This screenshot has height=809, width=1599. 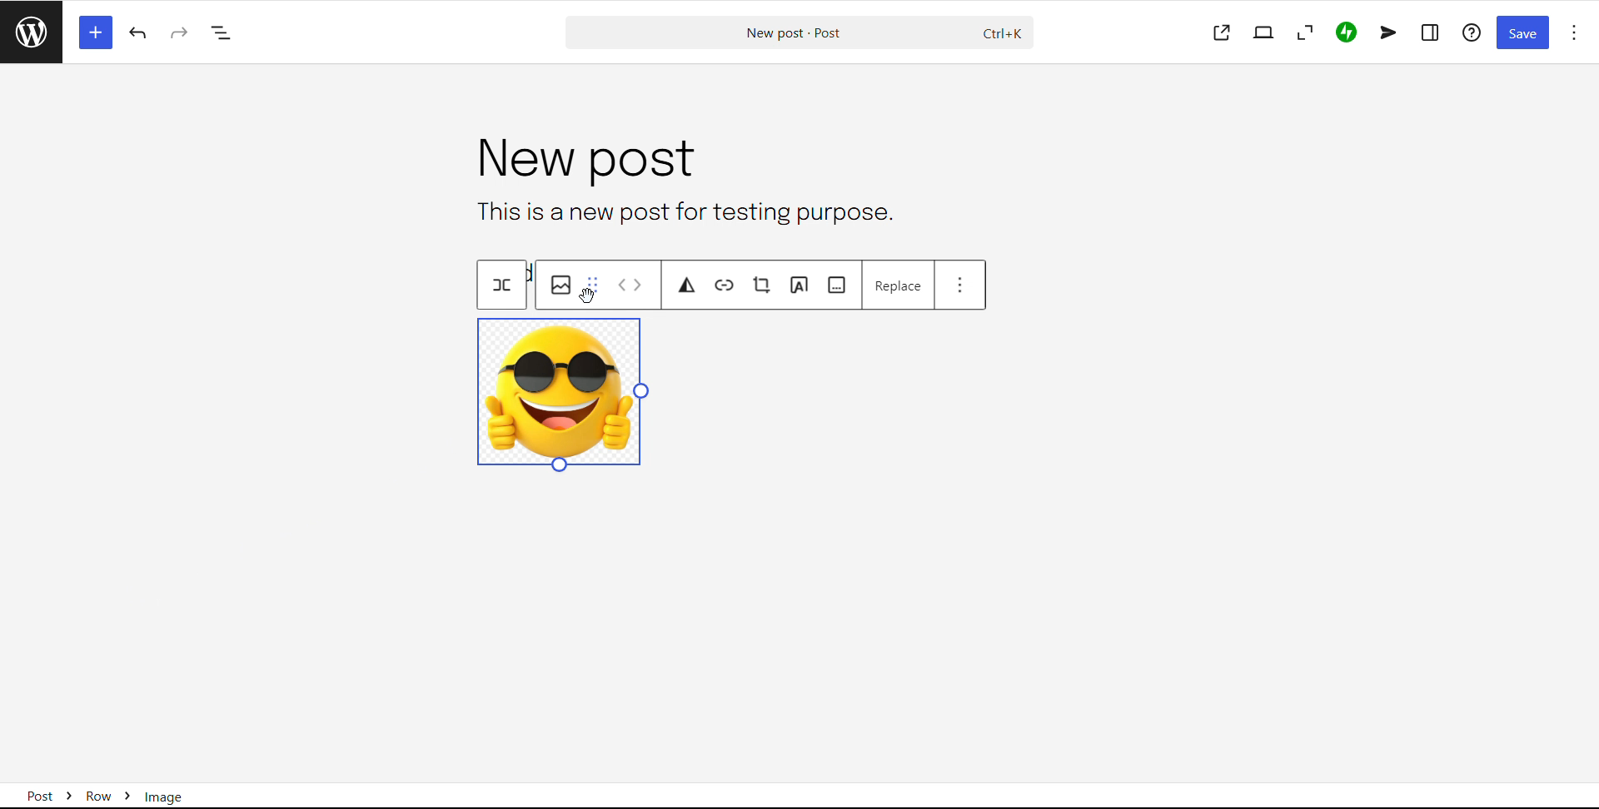 I want to click on view, so click(x=1263, y=32).